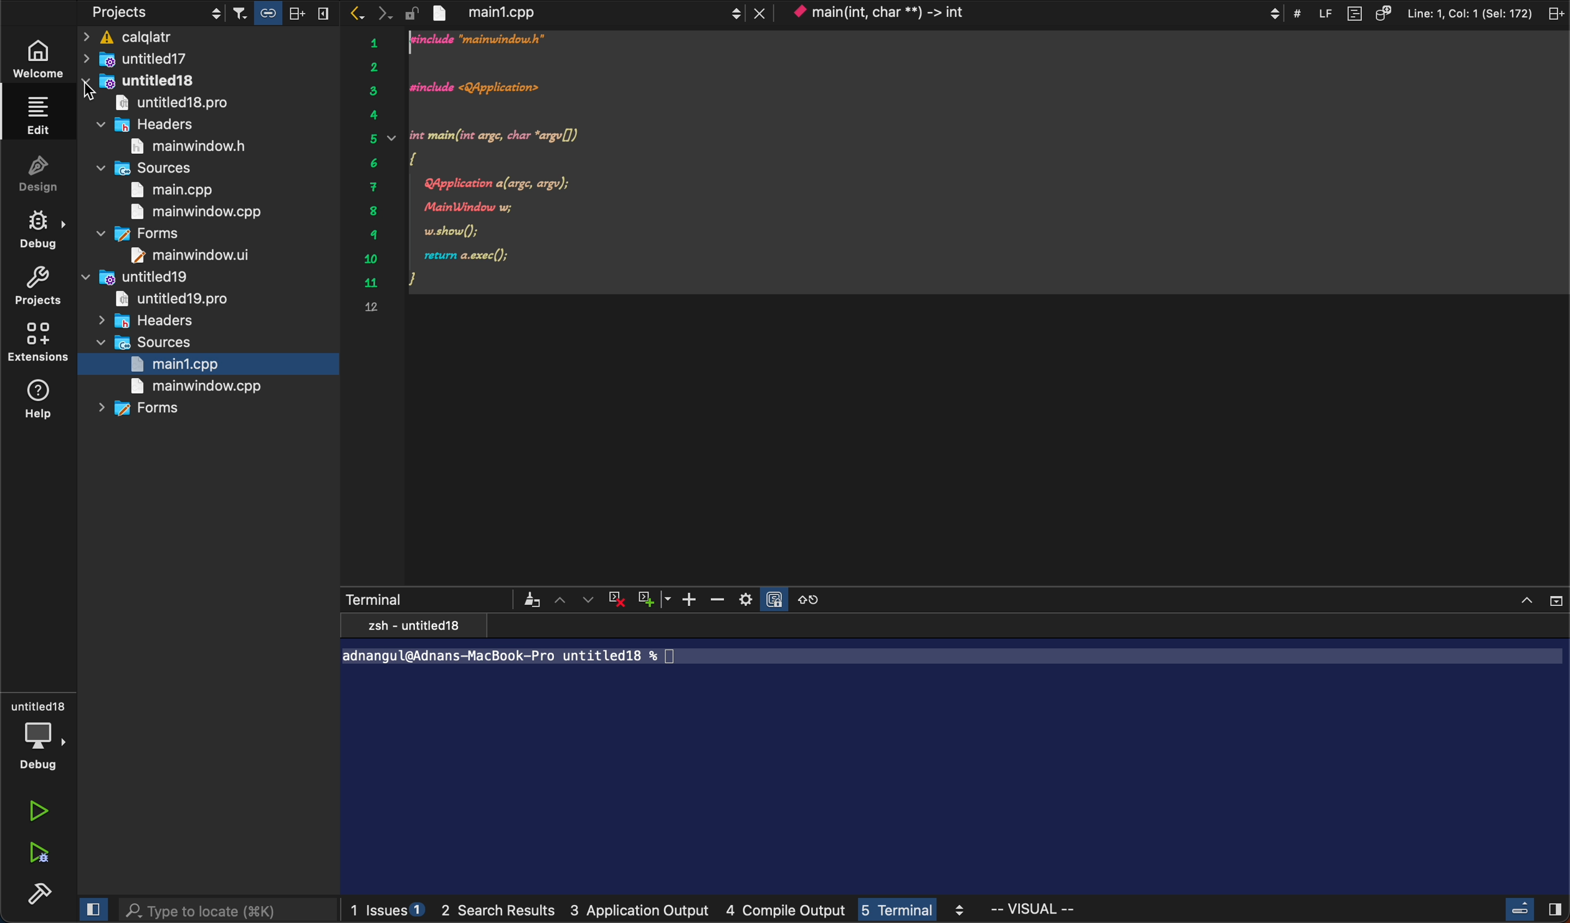 Image resolution: width=1570 pixels, height=923 pixels. Describe the element at coordinates (209, 148) in the screenshot. I see `main window` at that location.